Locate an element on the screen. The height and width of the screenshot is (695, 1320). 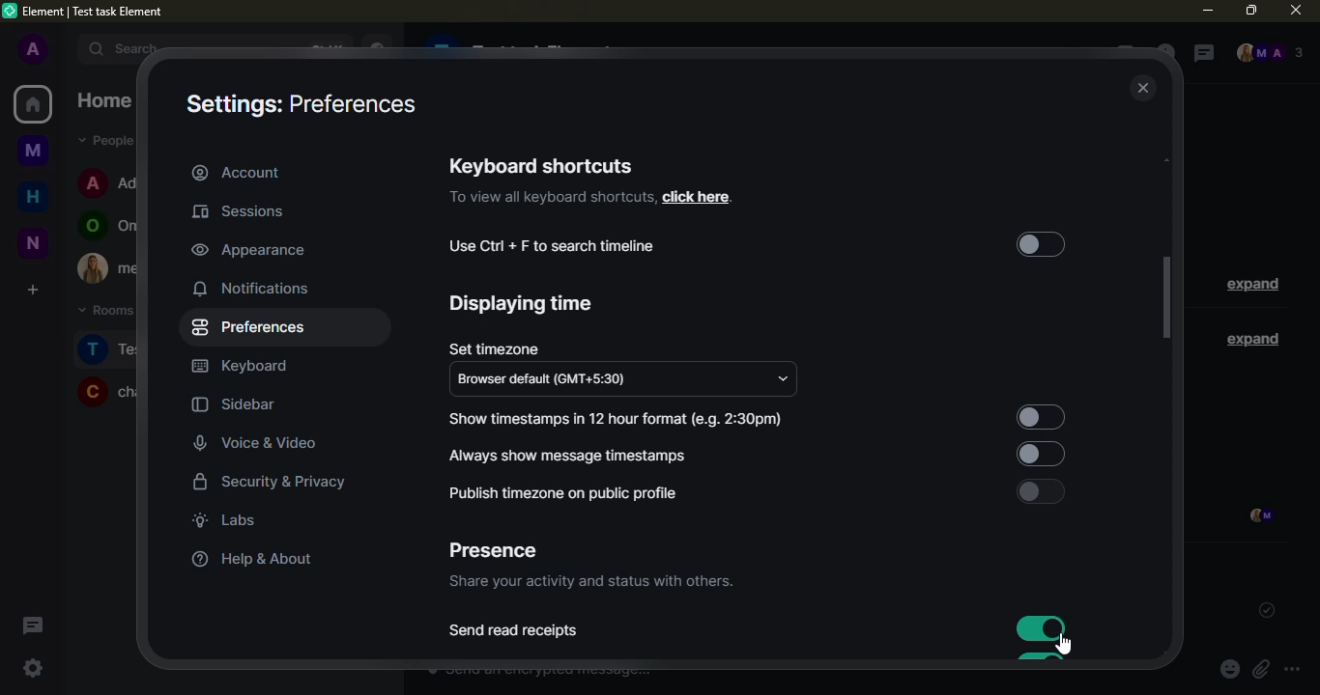
close is located at coordinates (1144, 89).